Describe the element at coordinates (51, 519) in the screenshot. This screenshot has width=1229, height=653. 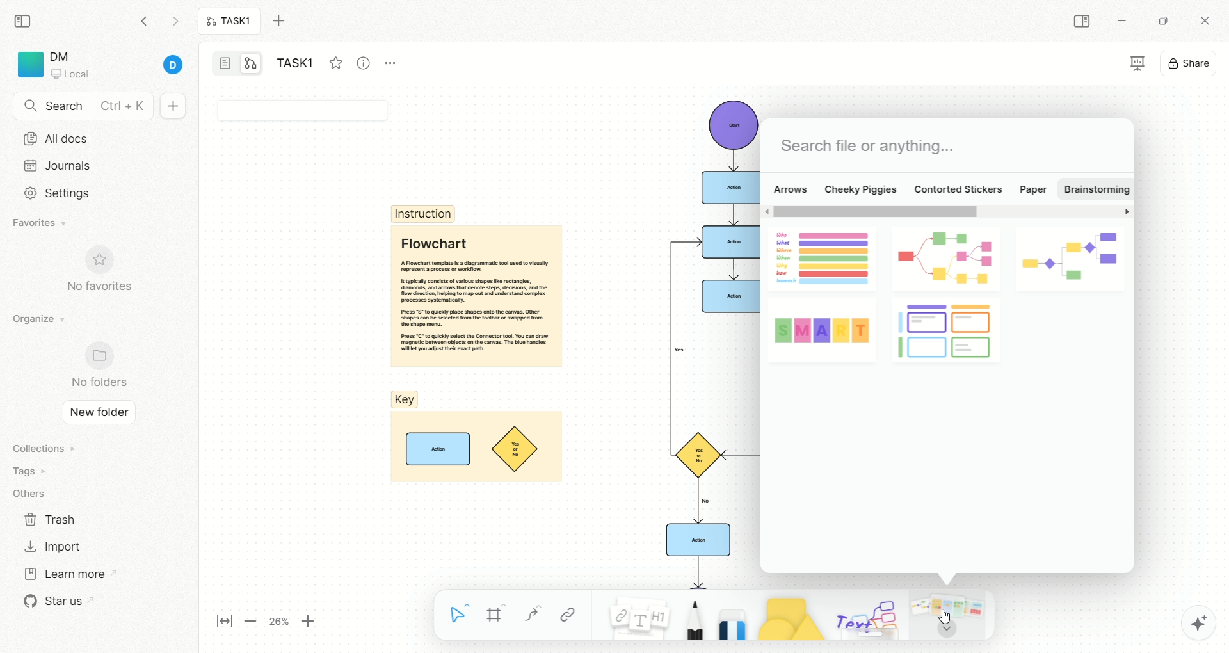
I see `trash` at that location.